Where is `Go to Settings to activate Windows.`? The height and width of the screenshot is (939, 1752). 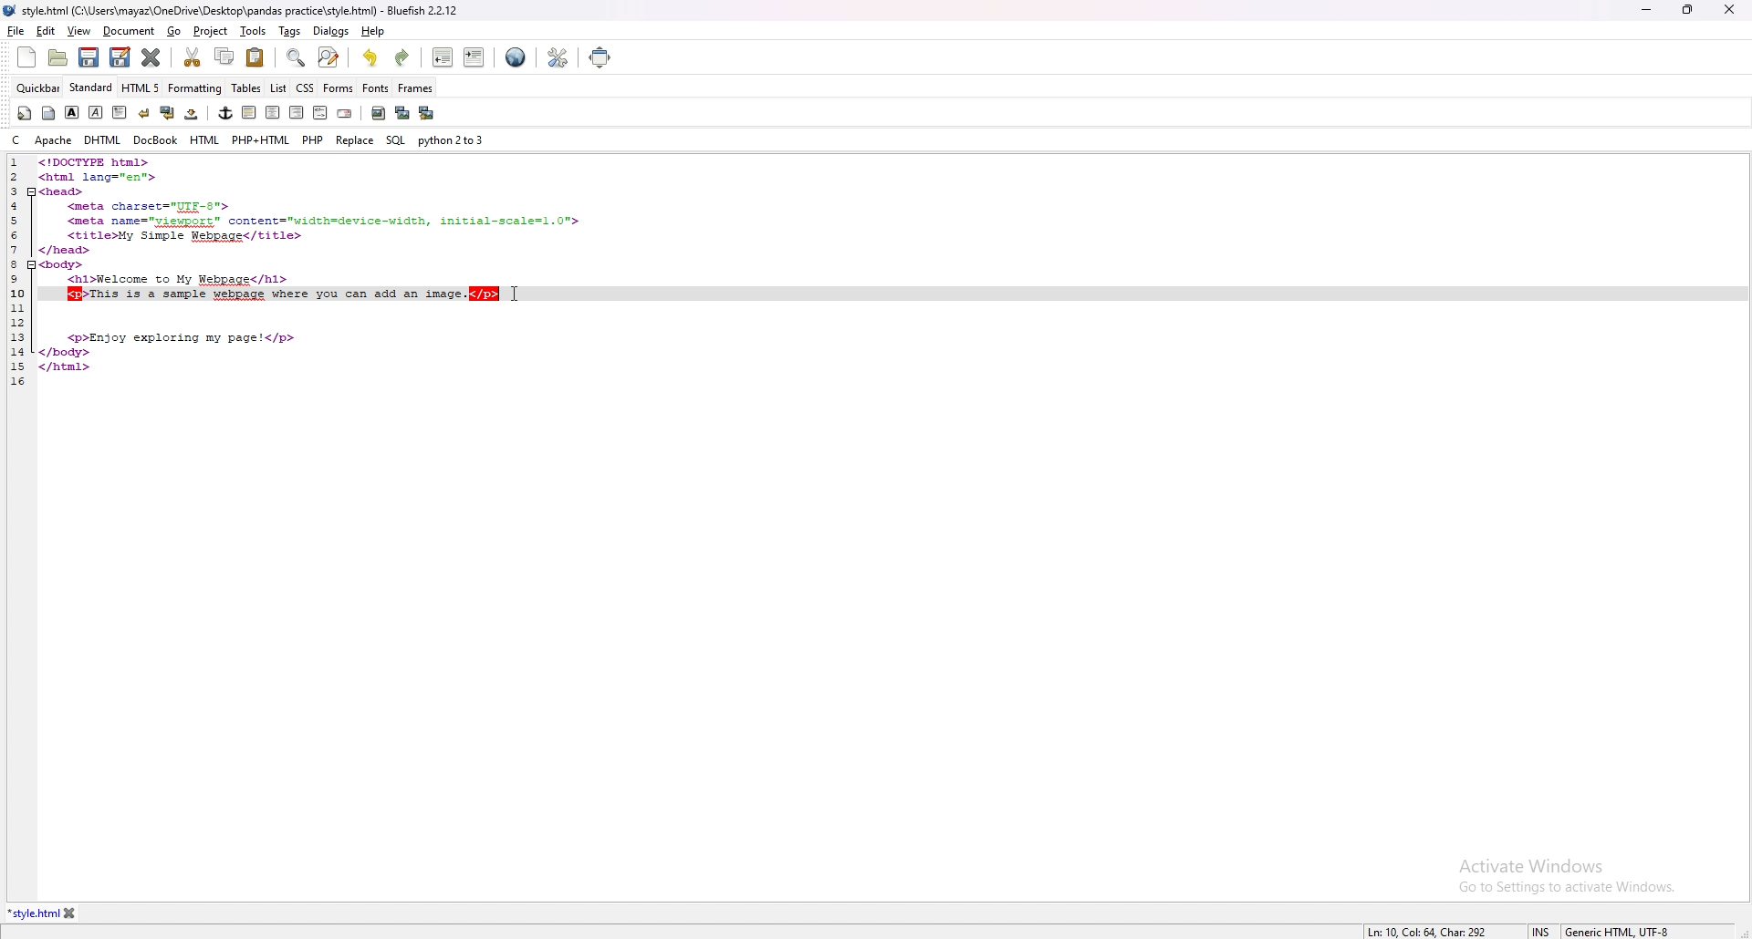
Go to Settings to activate Windows. is located at coordinates (1567, 885).